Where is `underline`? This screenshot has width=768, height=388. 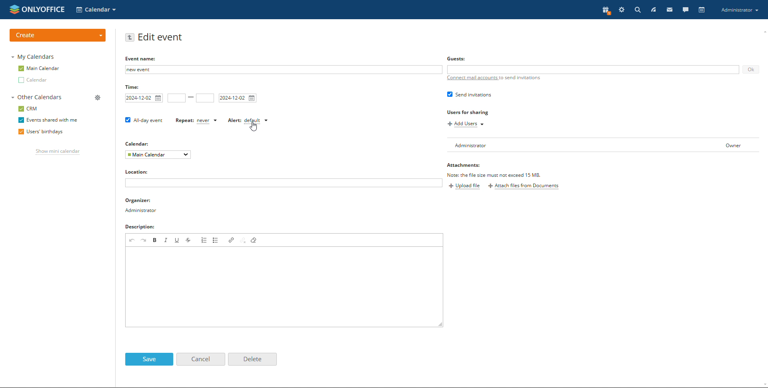 underline is located at coordinates (177, 240).